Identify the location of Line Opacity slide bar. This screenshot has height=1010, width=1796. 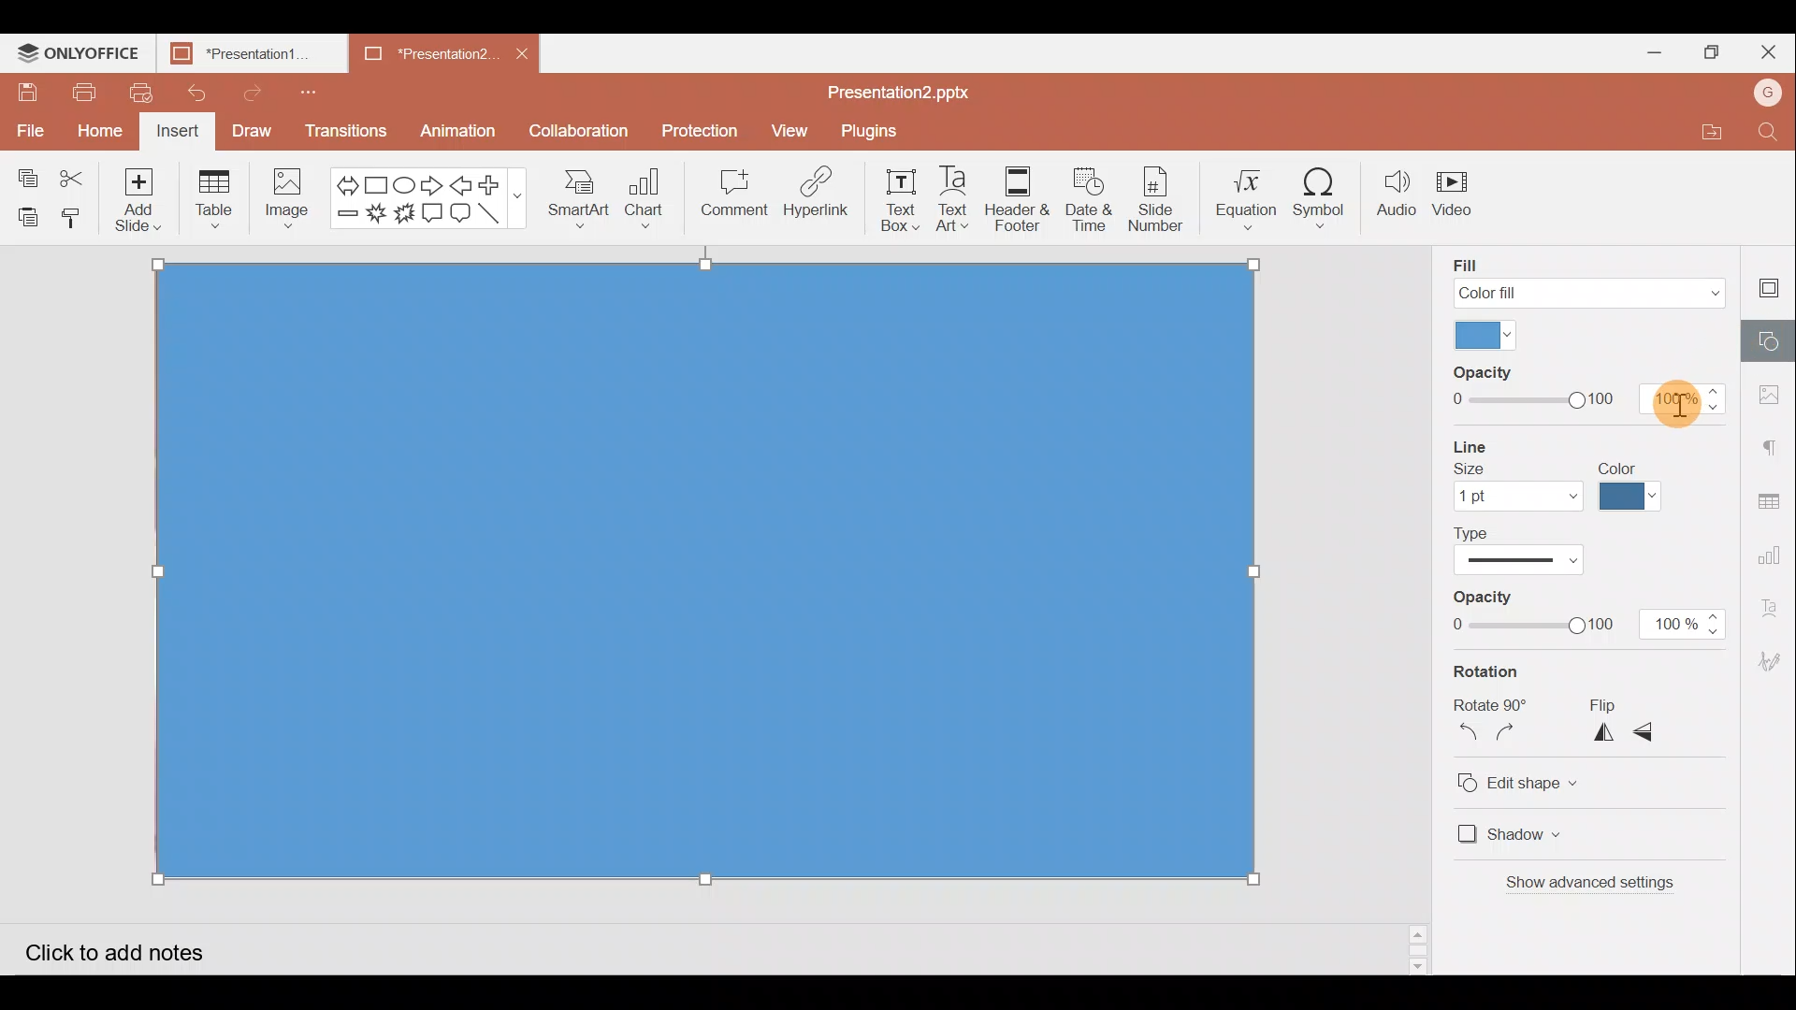
(1530, 613).